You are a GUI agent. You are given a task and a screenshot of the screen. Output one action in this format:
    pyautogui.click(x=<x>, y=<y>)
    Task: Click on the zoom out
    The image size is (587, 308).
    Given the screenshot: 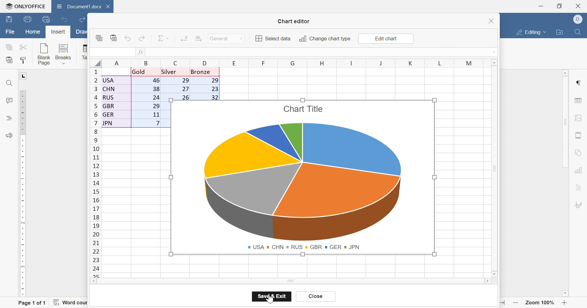 What is the action you would take?
    pyautogui.click(x=515, y=302)
    